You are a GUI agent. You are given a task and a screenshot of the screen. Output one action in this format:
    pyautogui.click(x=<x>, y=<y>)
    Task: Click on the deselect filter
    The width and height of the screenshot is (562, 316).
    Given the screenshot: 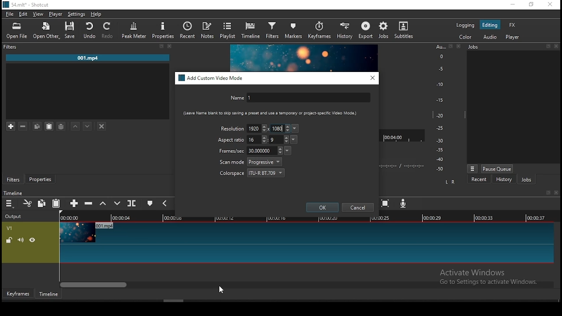 What is the action you would take?
    pyautogui.click(x=102, y=127)
    